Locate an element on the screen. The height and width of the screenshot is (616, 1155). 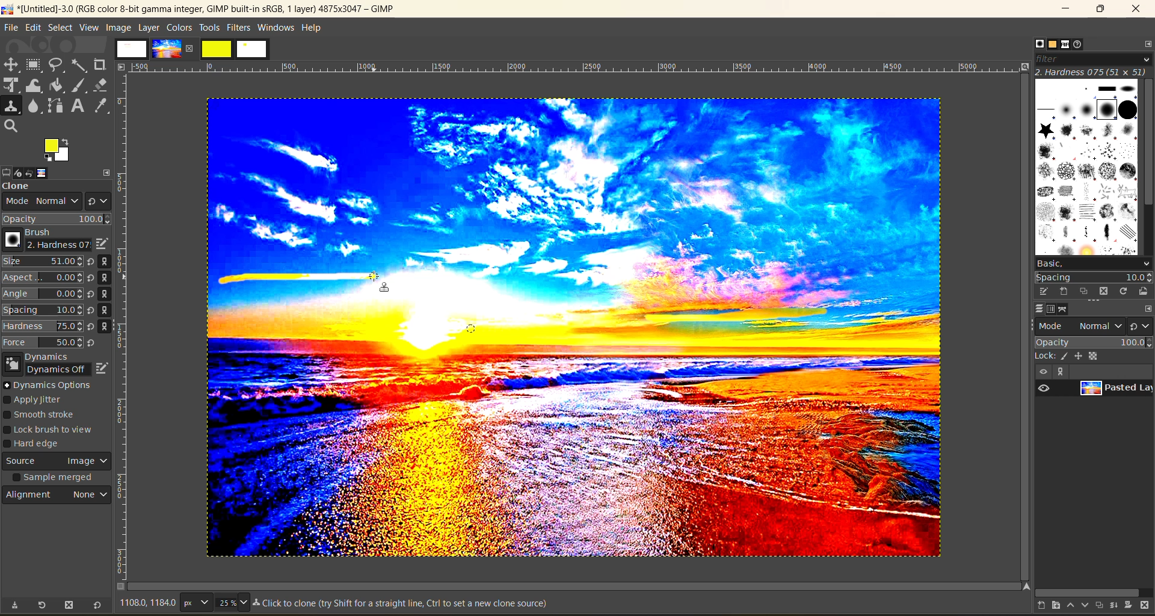
delete this brush is located at coordinates (1104, 291).